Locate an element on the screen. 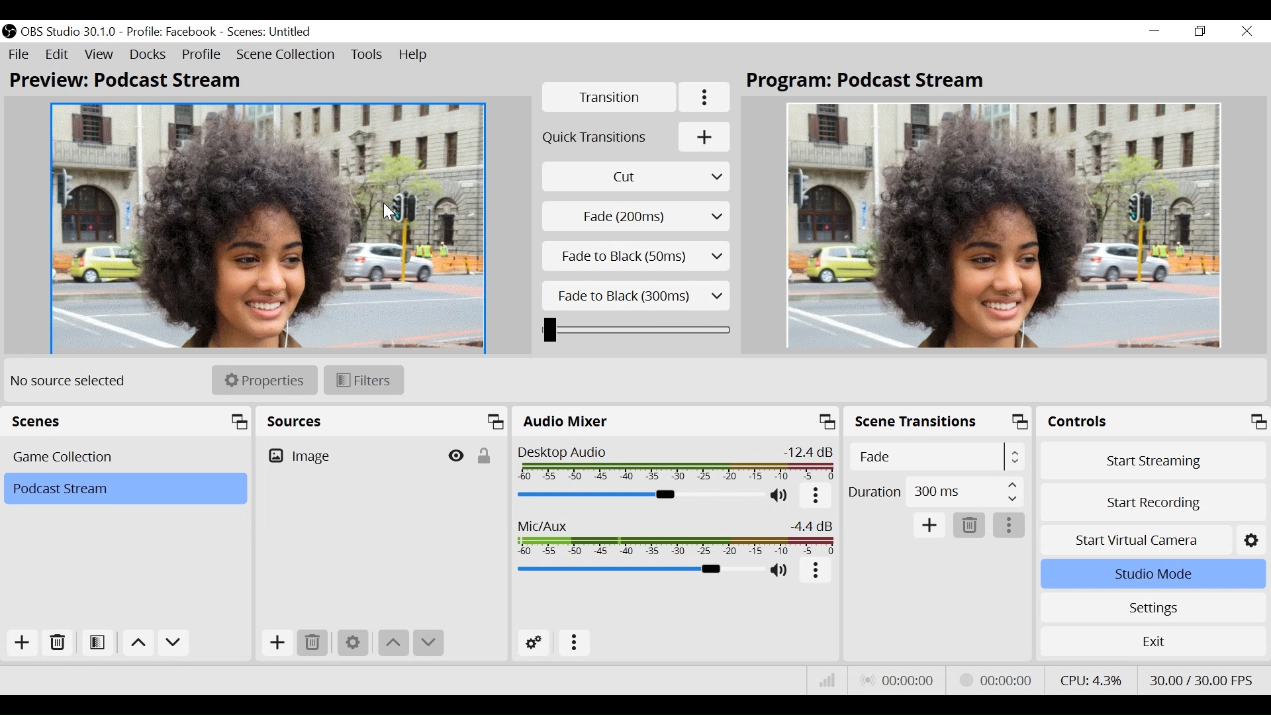 The height and width of the screenshot is (715, 1271). Open Scene Filter is located at coordinates (97, 643).